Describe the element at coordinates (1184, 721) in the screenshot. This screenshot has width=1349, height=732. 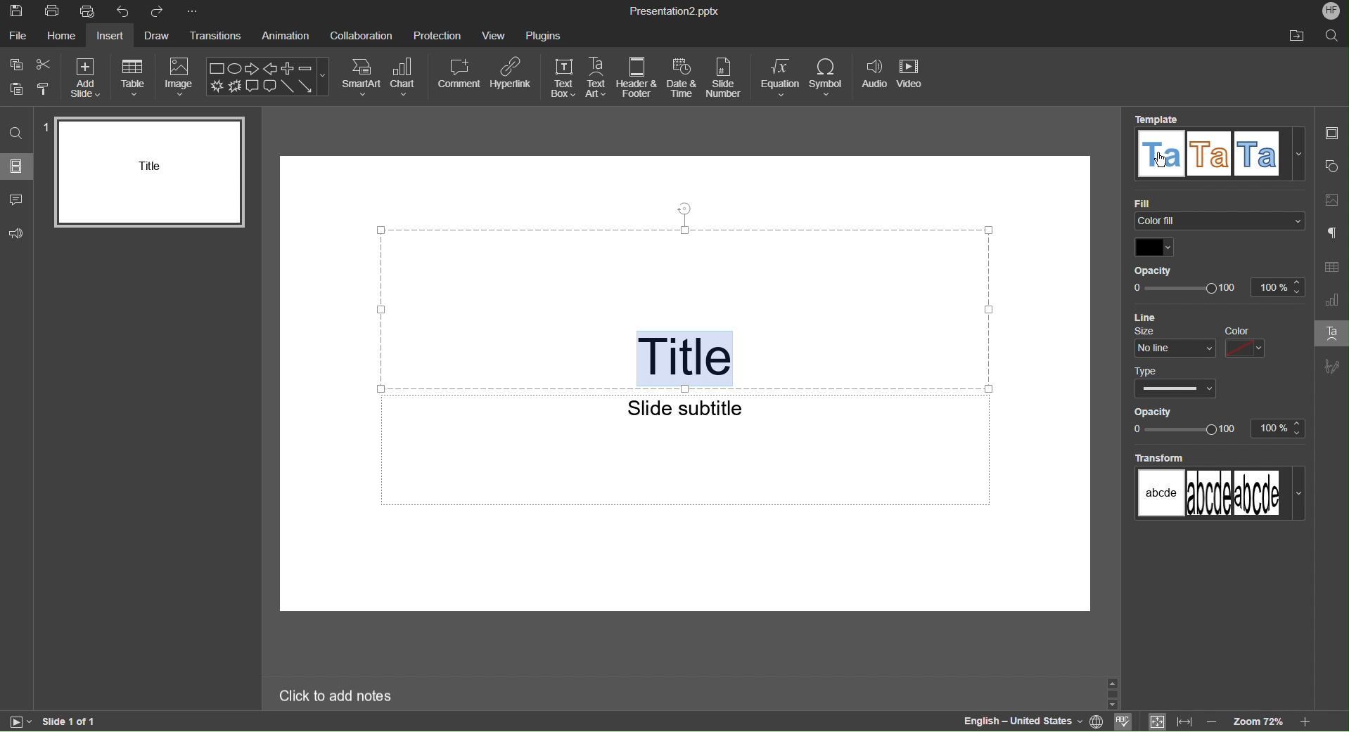
I see `fit to width` at that location.